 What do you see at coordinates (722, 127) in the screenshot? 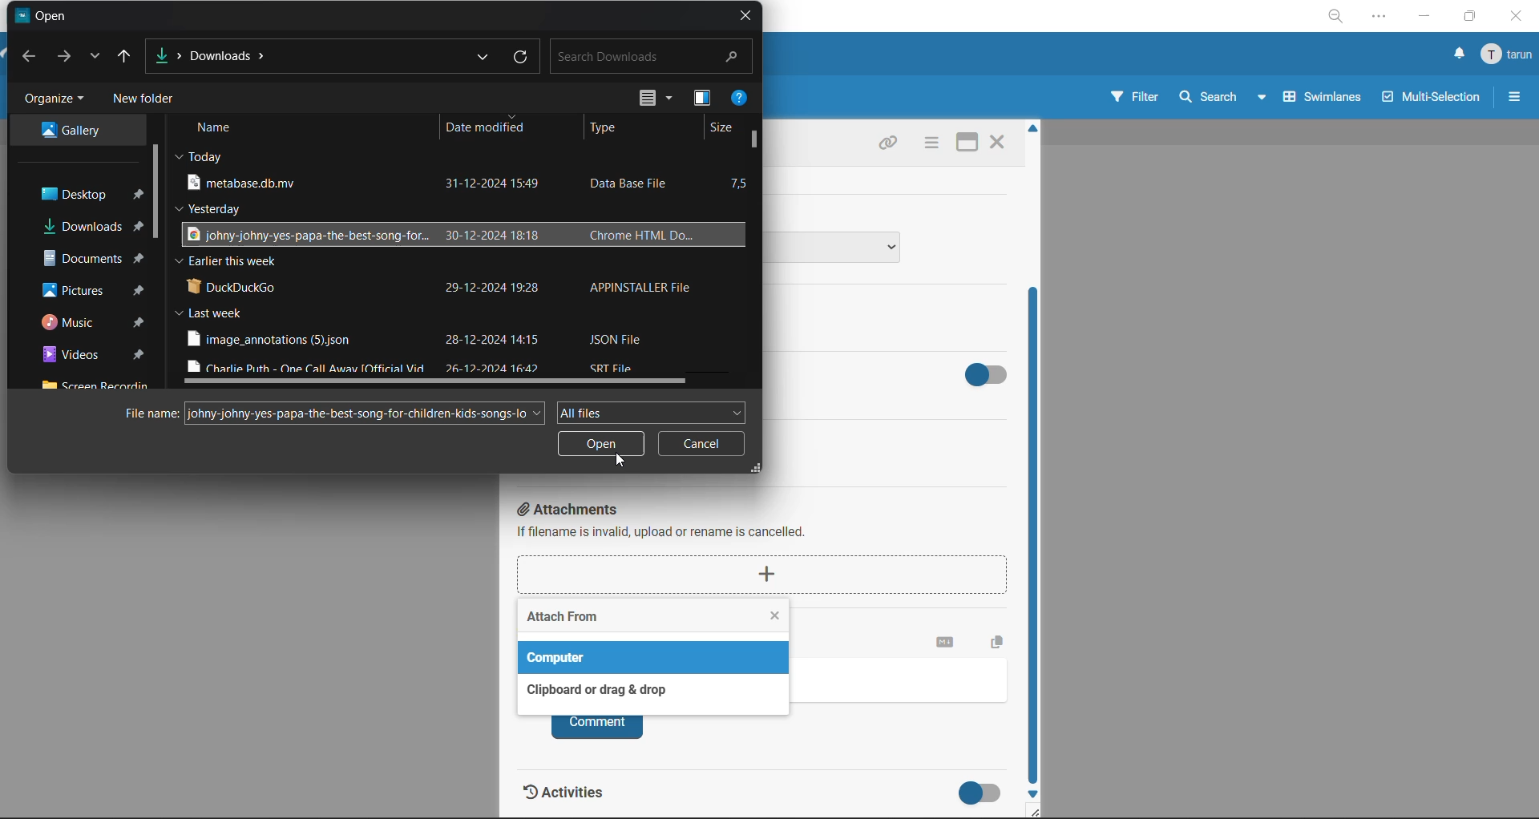
I see `size` at bounding box center [722, 127].